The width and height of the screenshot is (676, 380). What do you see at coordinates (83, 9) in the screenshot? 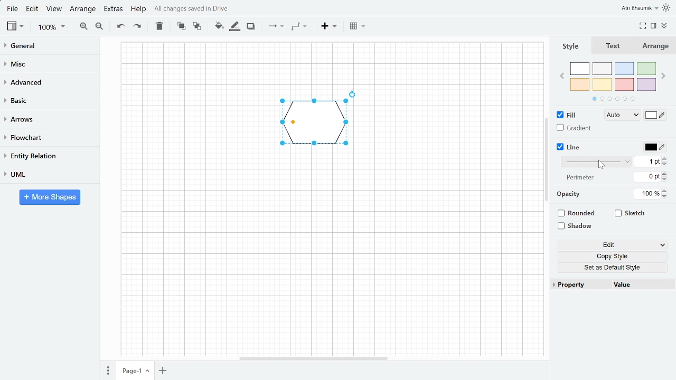
I see `Arrange` at bounding box center [83, 9].